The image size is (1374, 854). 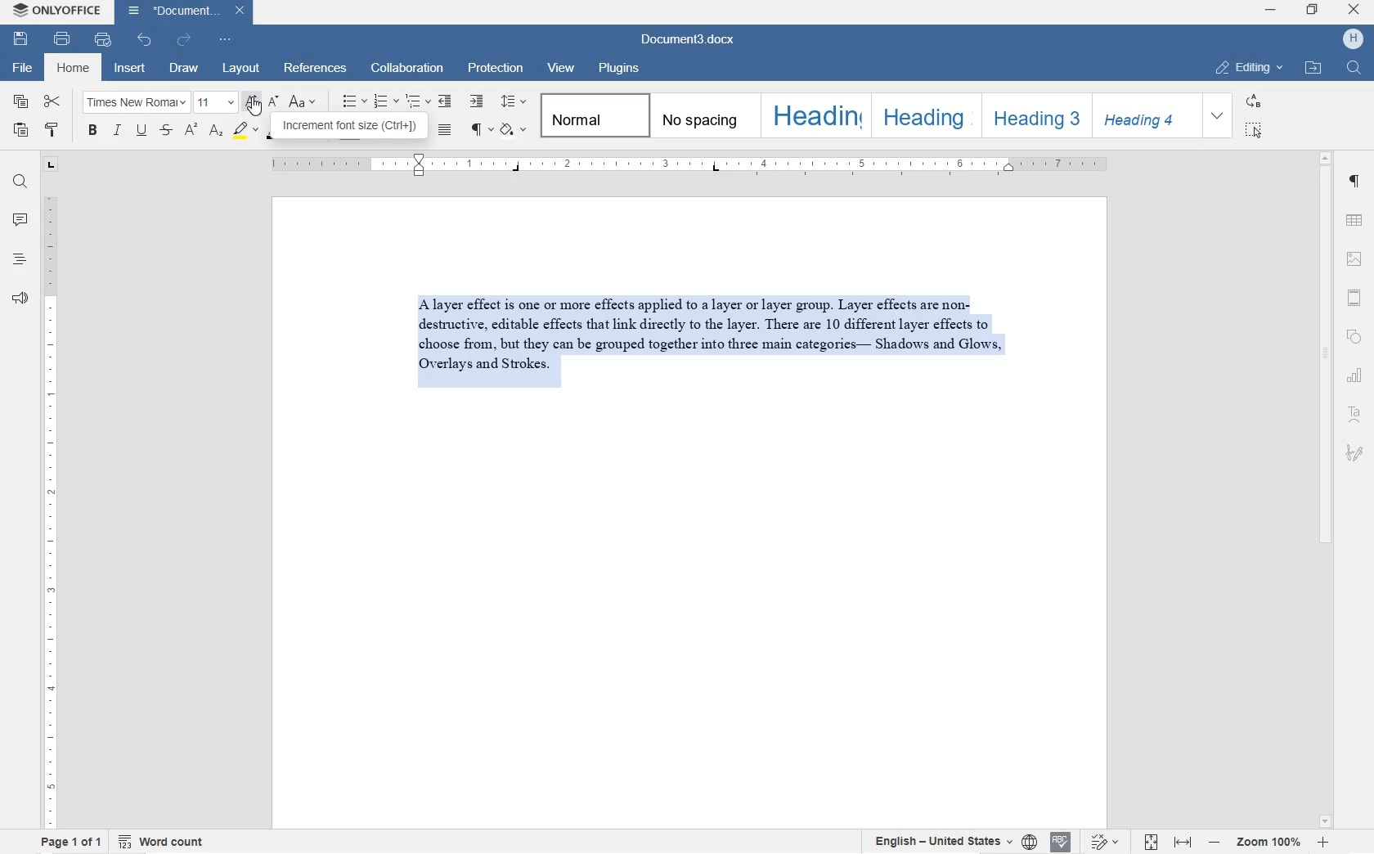 I want to click on NONPRINTING CHARACTERS, so click(x=482, y=130).